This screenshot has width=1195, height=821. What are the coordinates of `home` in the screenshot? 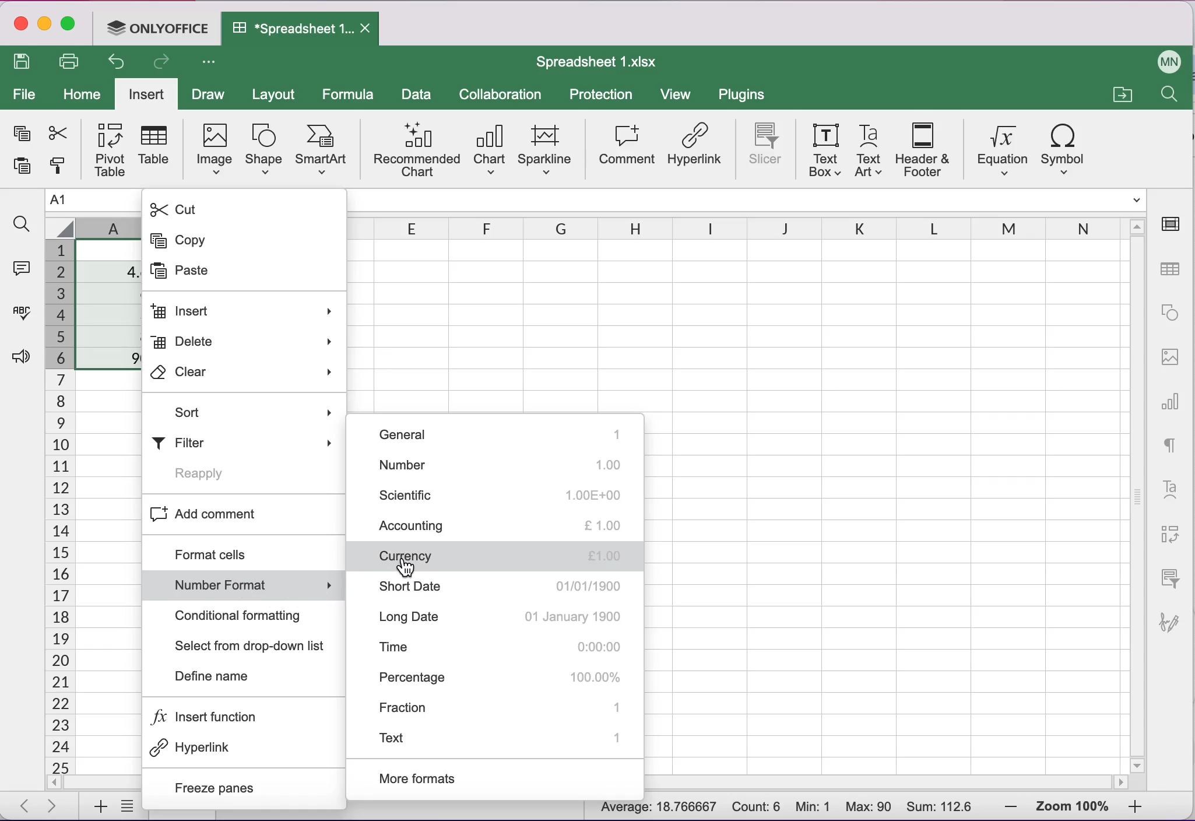 It's located at (84, 94).